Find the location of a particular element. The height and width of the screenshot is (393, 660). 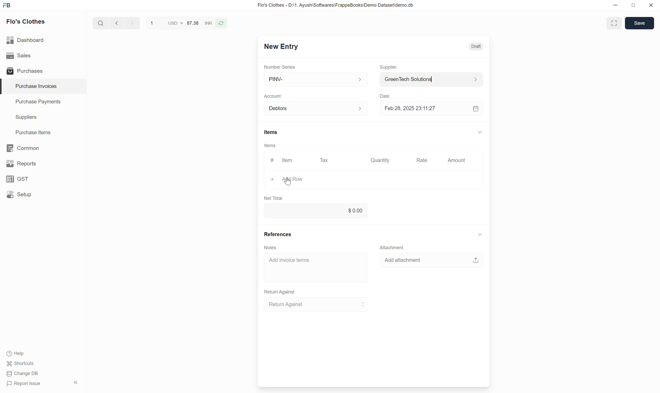

1 USD = 87.38 INR is located at coordinates (181, 23).